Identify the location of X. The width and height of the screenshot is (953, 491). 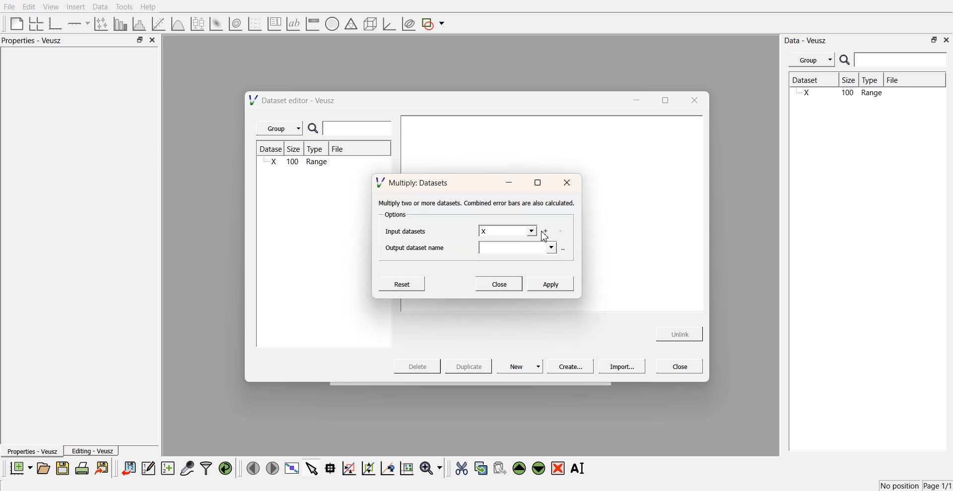
(507, 231).